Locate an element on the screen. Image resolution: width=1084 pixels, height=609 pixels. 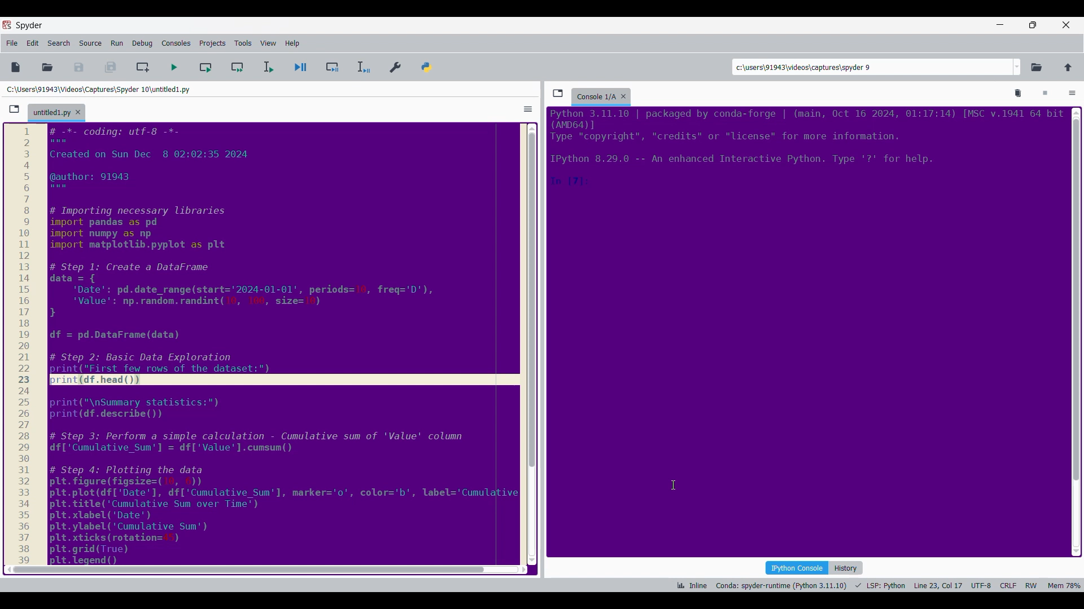
Software logo is located at coordinates (7, 24).